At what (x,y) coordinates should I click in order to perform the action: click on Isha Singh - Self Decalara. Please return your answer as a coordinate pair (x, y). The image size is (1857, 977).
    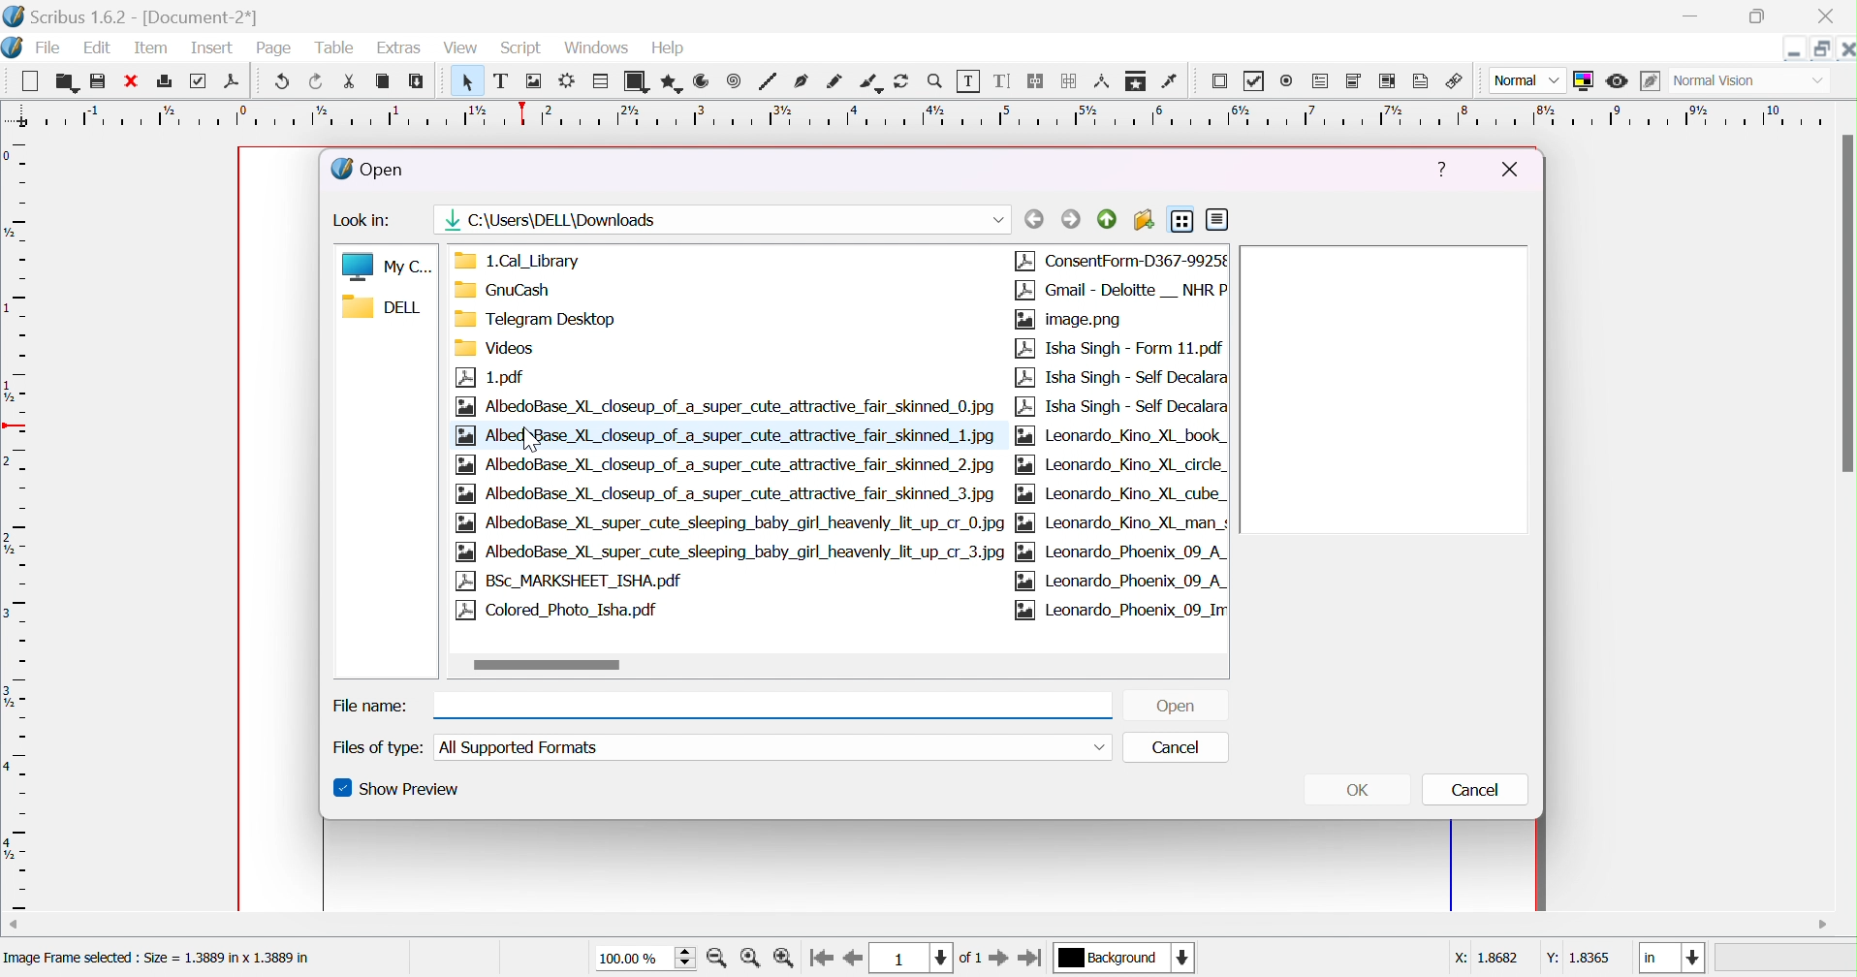
    Looking at the image, I should click on (1108, 378).